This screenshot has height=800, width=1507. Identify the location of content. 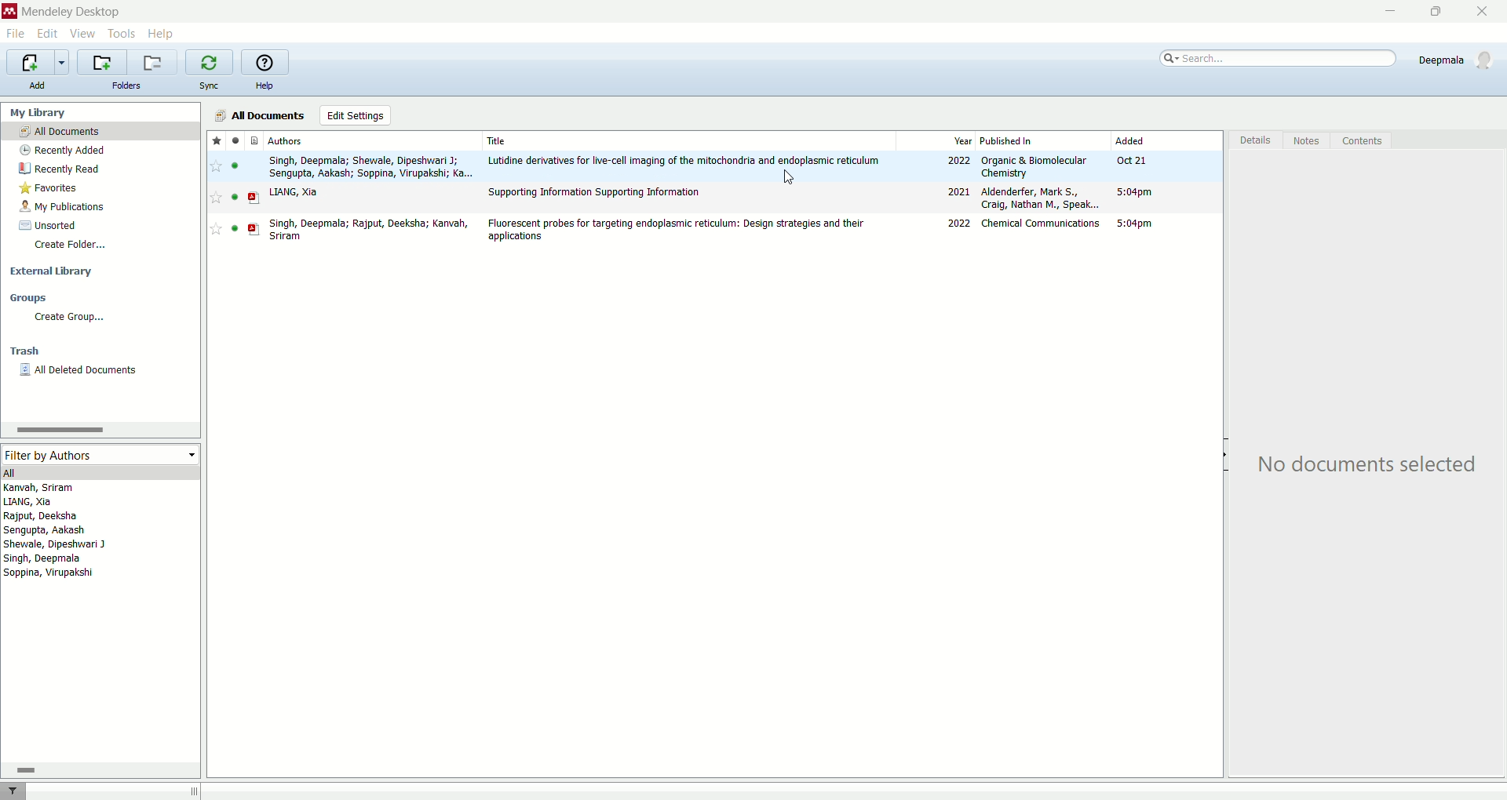
(1359, 142).